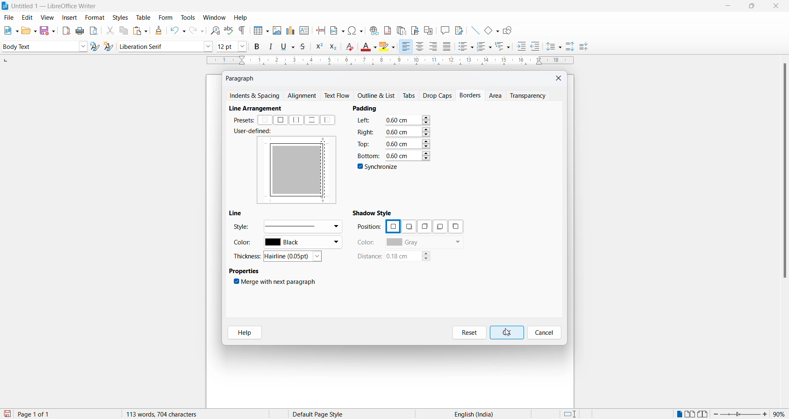 This screenshot has width=789, height=419. I want to click on top, so click(365, 143).